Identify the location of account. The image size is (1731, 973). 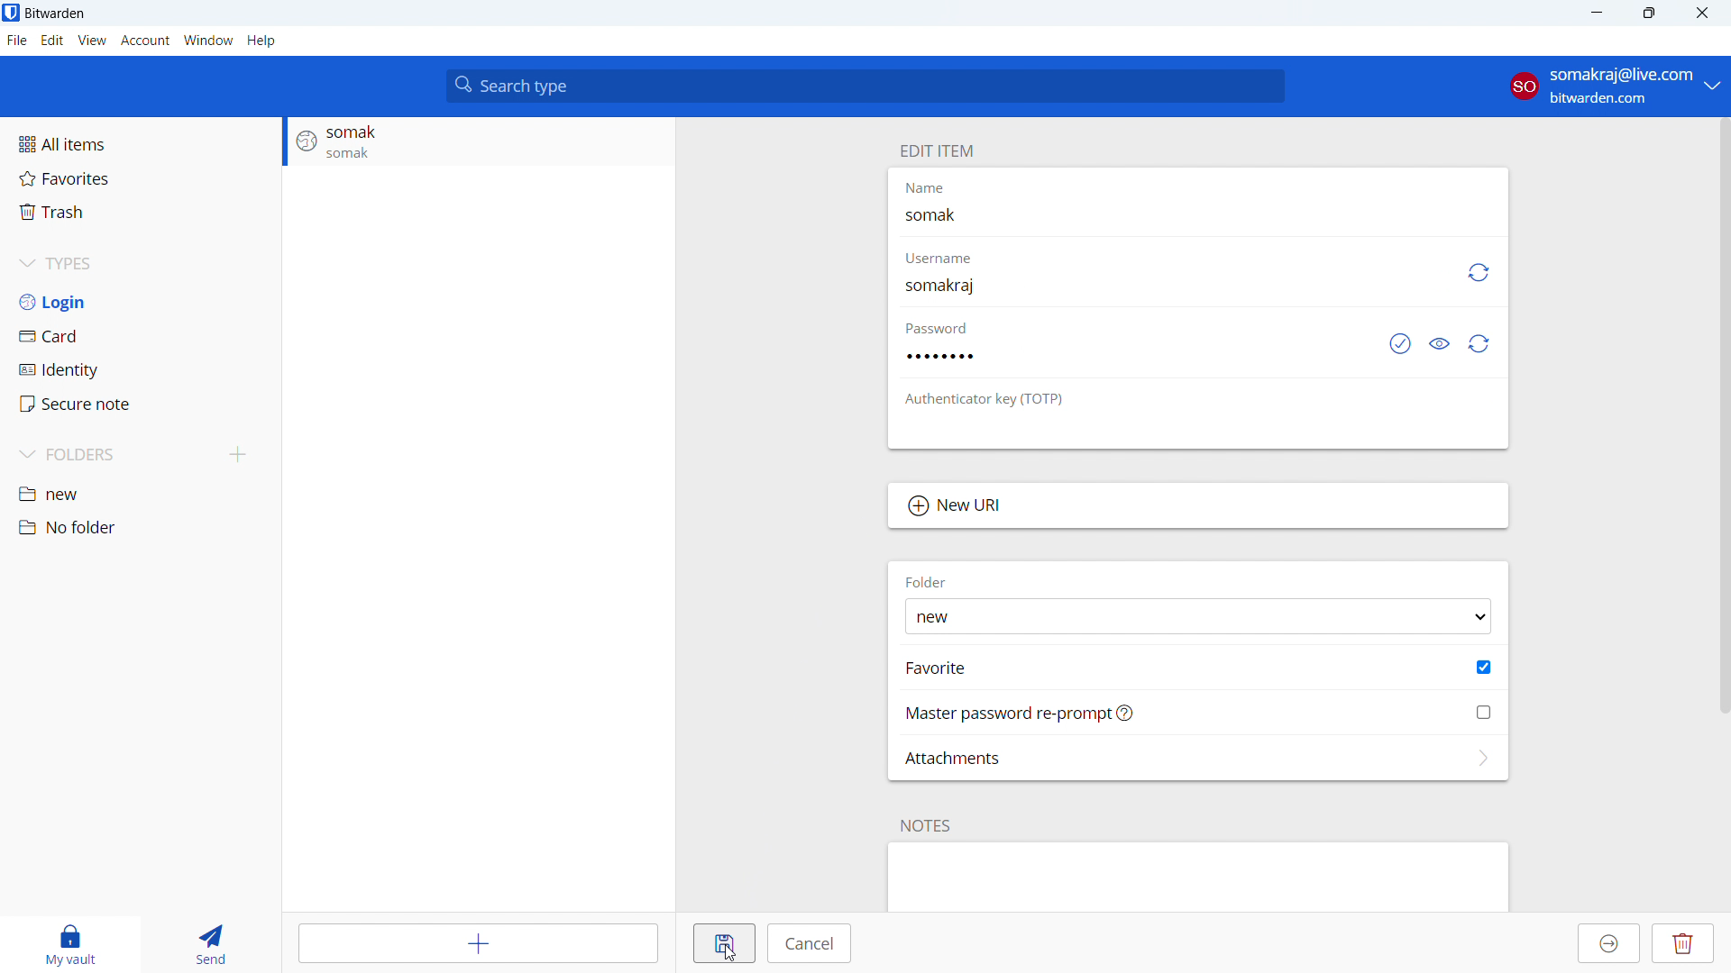
(146, 41).